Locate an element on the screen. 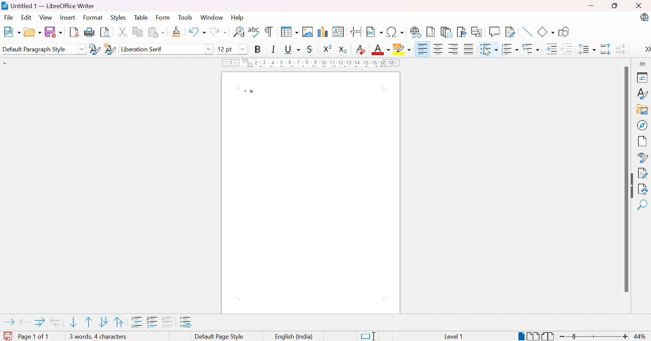 This screenshot has width=651, height=341. Basic shapes is located at coordinates (546, 32).